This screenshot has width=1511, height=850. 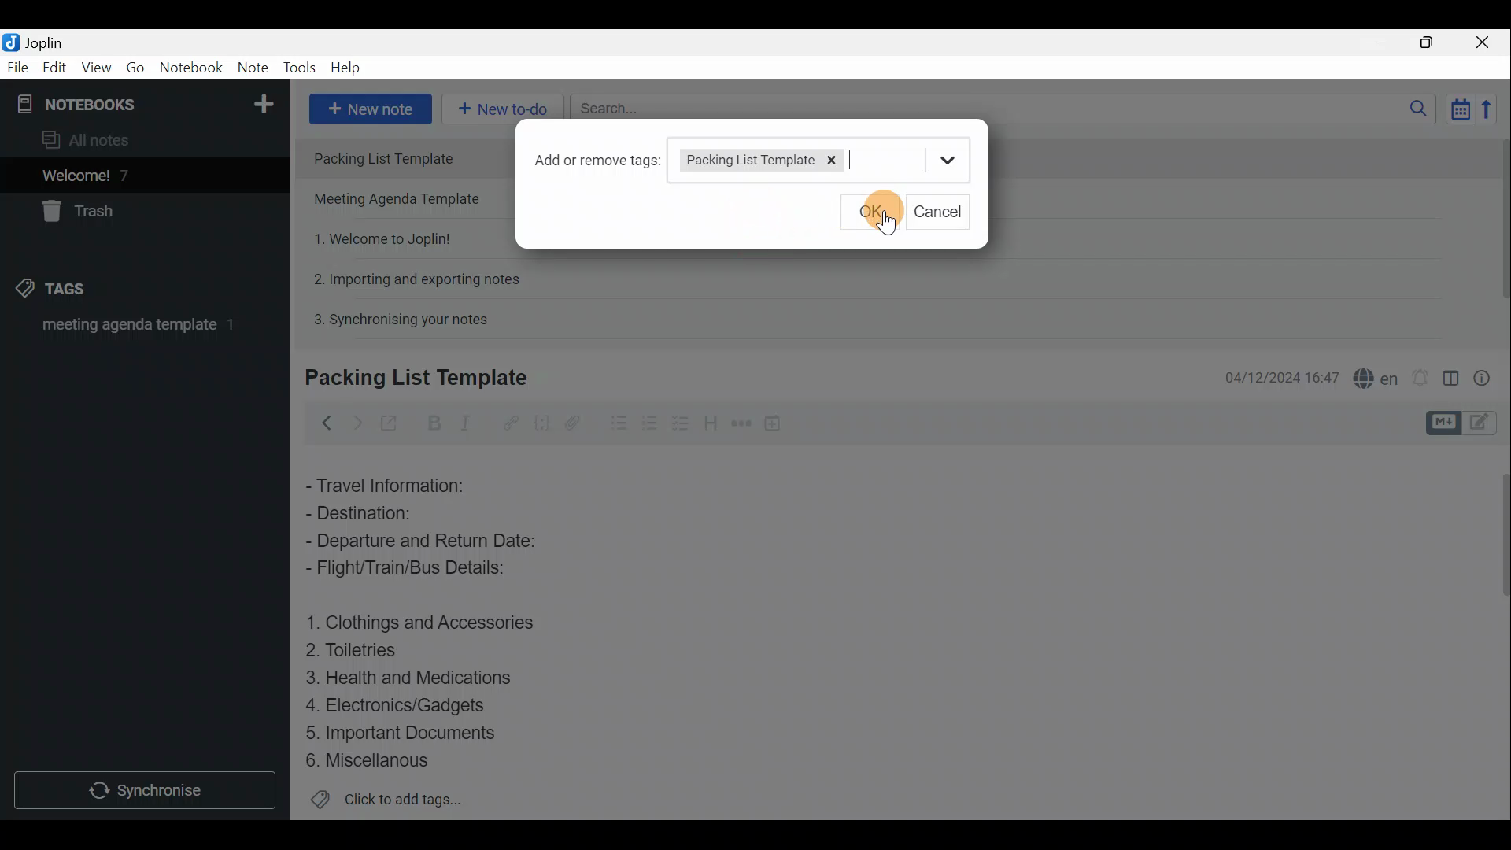 I want to click on New to-do, so click(x=504, y=109).